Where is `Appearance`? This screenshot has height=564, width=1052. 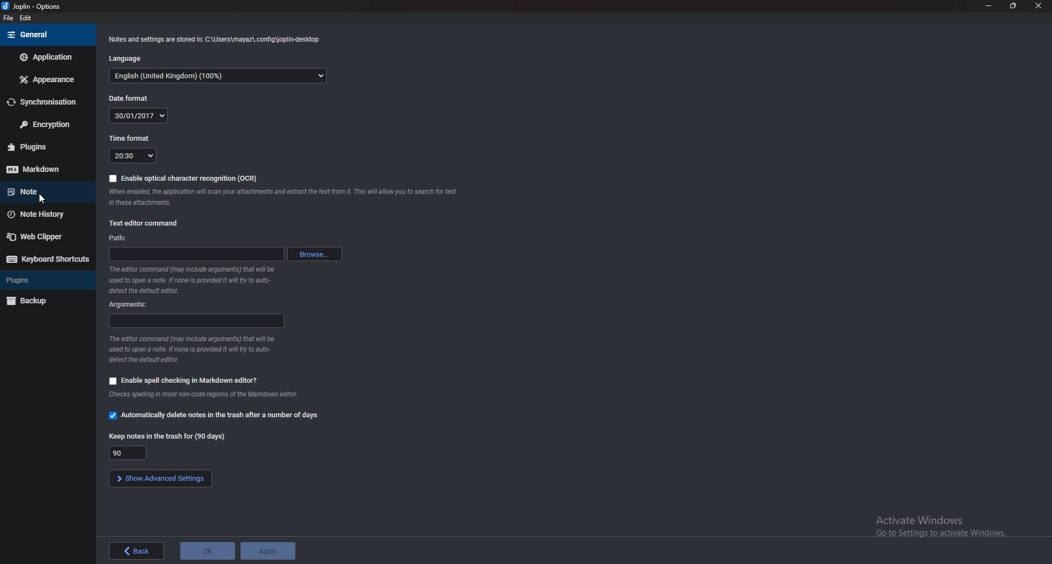
Appearance is located at coordinates (45, 81).